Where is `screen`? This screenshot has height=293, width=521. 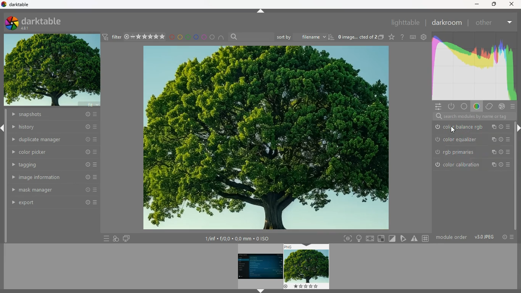
screen is located at coordinates (126, 238).